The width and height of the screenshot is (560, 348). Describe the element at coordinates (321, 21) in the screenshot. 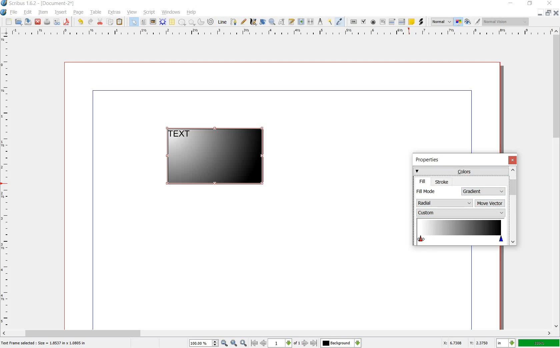

I see `measurement` at that location.